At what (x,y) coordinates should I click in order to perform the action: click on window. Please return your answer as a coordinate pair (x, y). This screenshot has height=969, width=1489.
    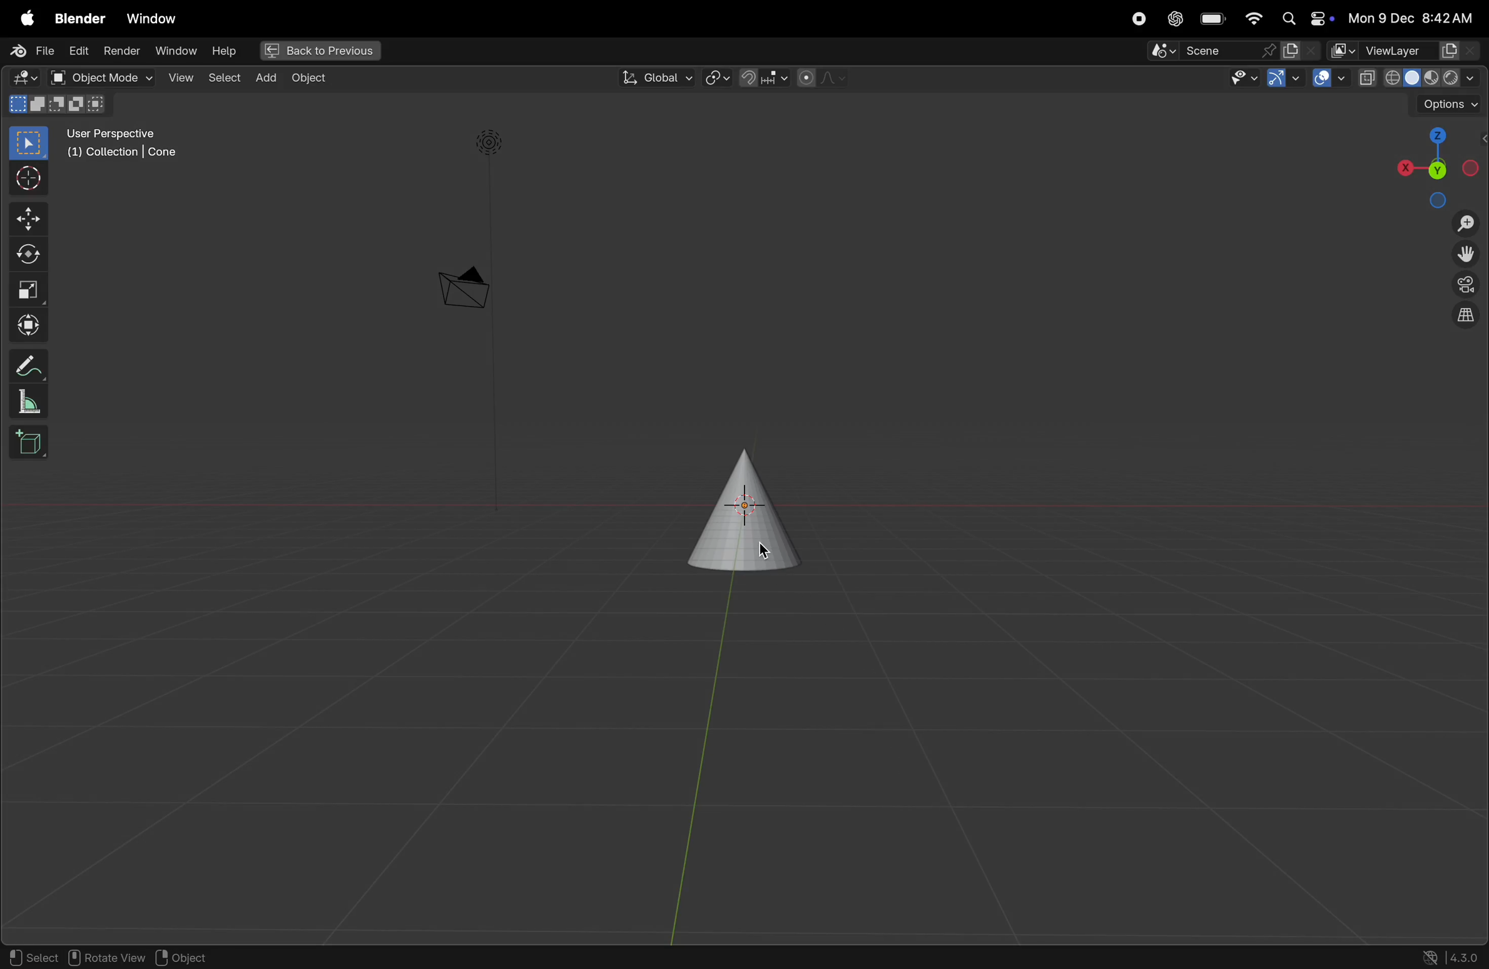
    Looking at the image, I should click on (176, 53).